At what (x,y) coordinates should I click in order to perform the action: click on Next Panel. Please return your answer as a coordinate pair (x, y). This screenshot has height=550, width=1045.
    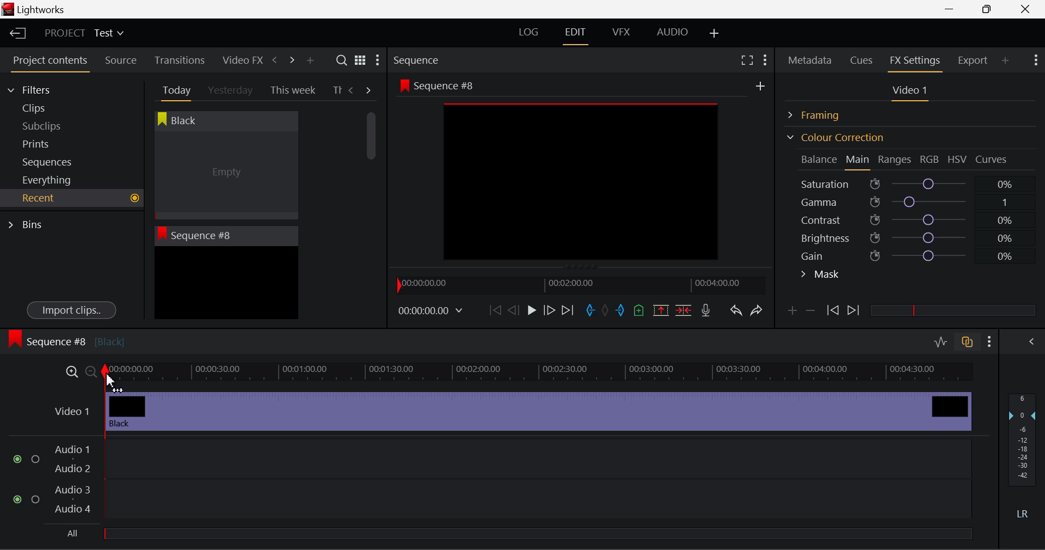
    Looking at the image, I should click on (290, 59).